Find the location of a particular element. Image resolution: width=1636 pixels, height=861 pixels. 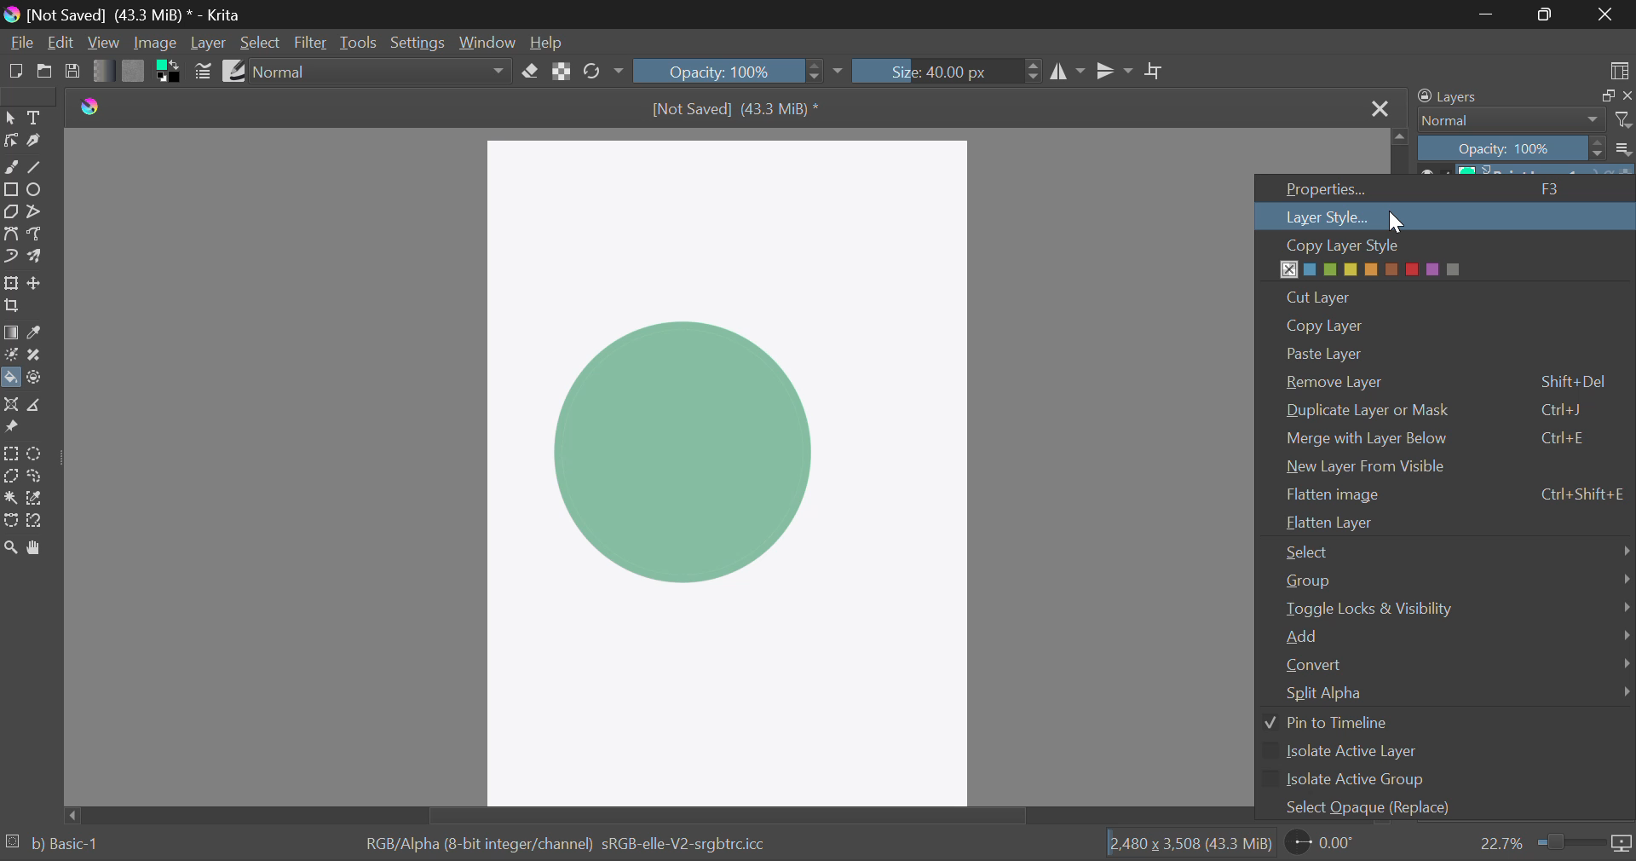

Bezier Curve is located at coordinates (11, 233).